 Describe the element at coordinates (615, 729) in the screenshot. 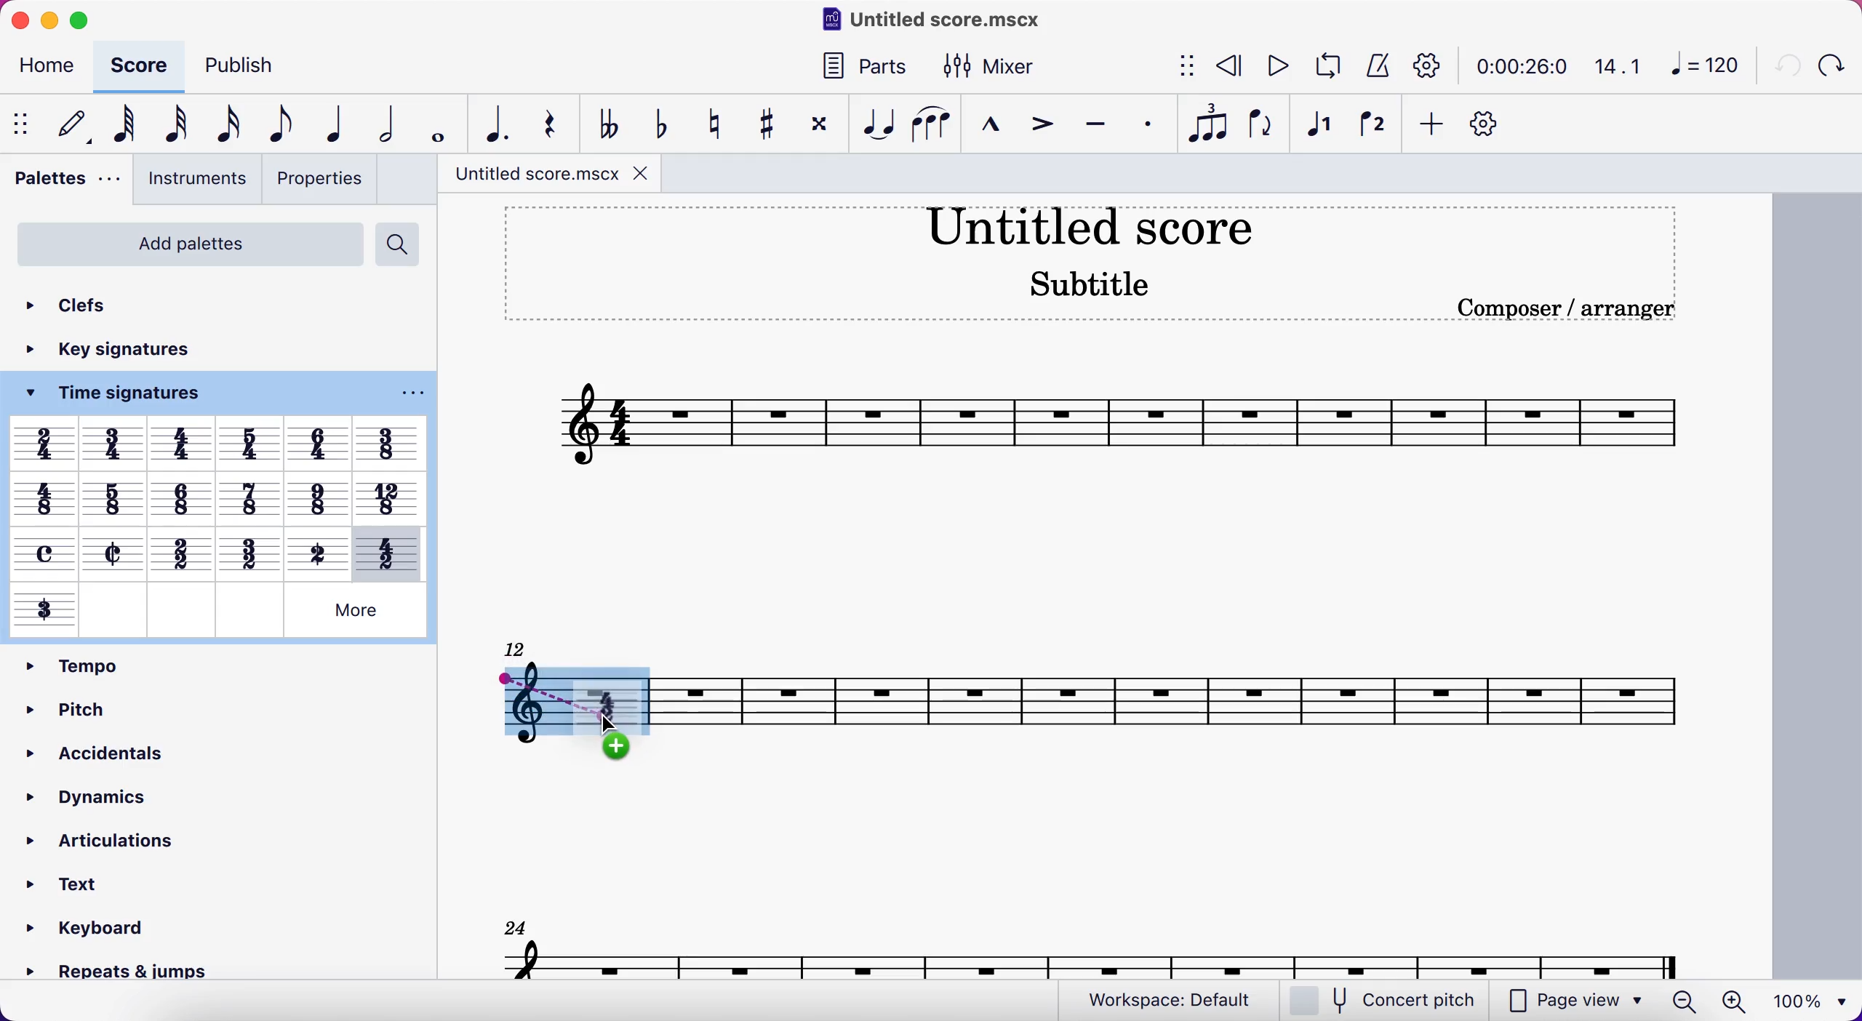

I see `cursor` at that location.